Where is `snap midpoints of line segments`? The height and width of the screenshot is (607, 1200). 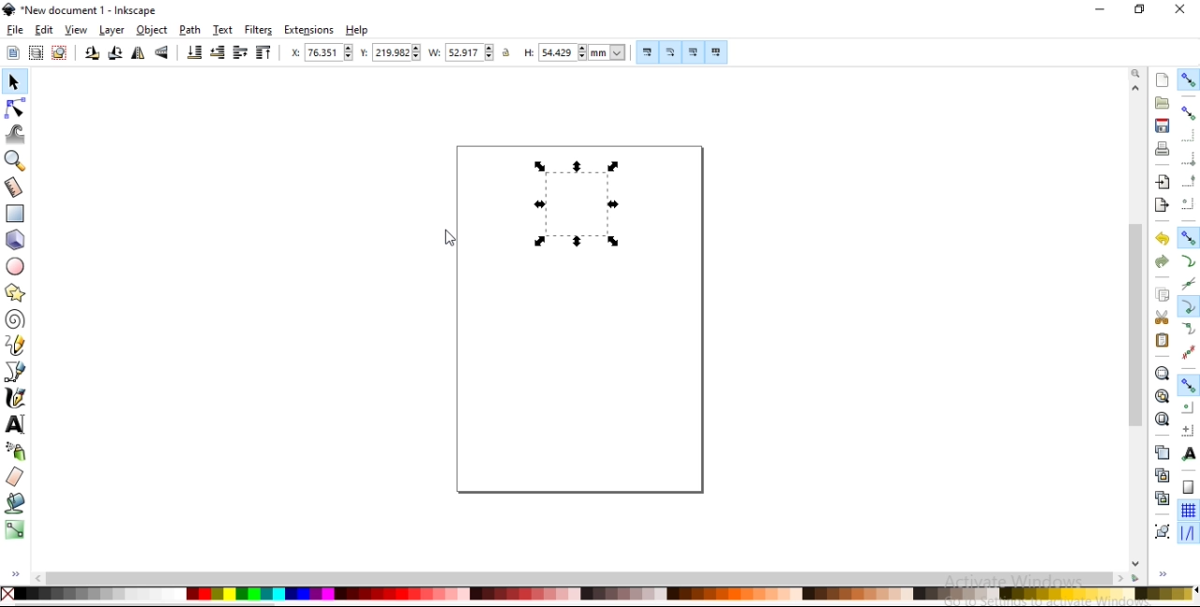 snap midpoints of line segments is located at coordinates (1188, 351).